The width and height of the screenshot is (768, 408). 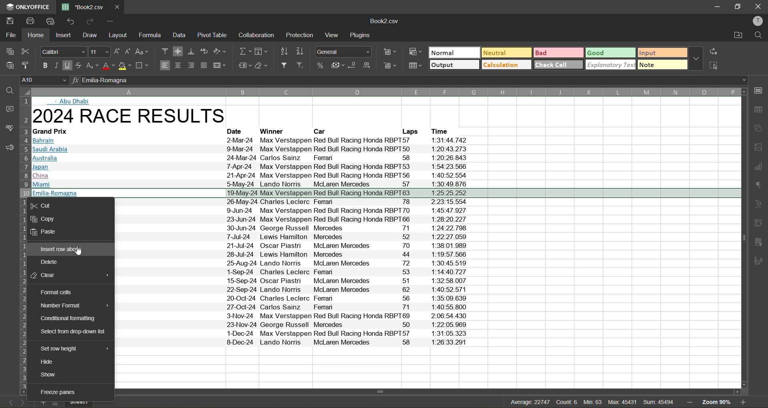 What do you see at coordinates (24, 392) in the screenshot?
I see `move left` at bounding box center [24, 392].